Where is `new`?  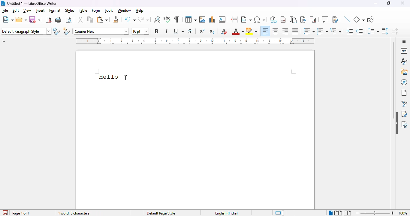 new is located at coordinates (8, 19).